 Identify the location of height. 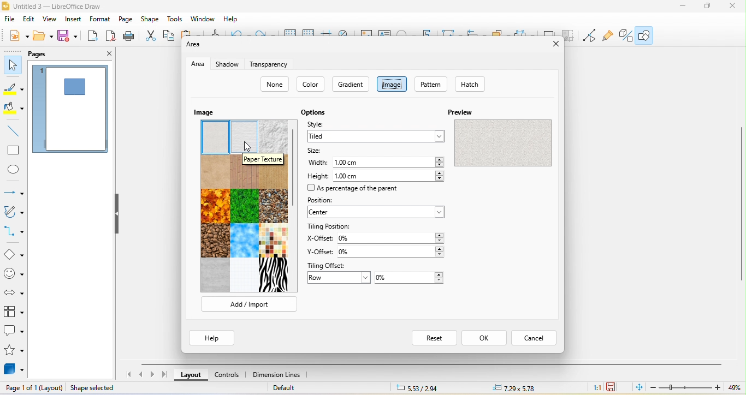
(318, 175).